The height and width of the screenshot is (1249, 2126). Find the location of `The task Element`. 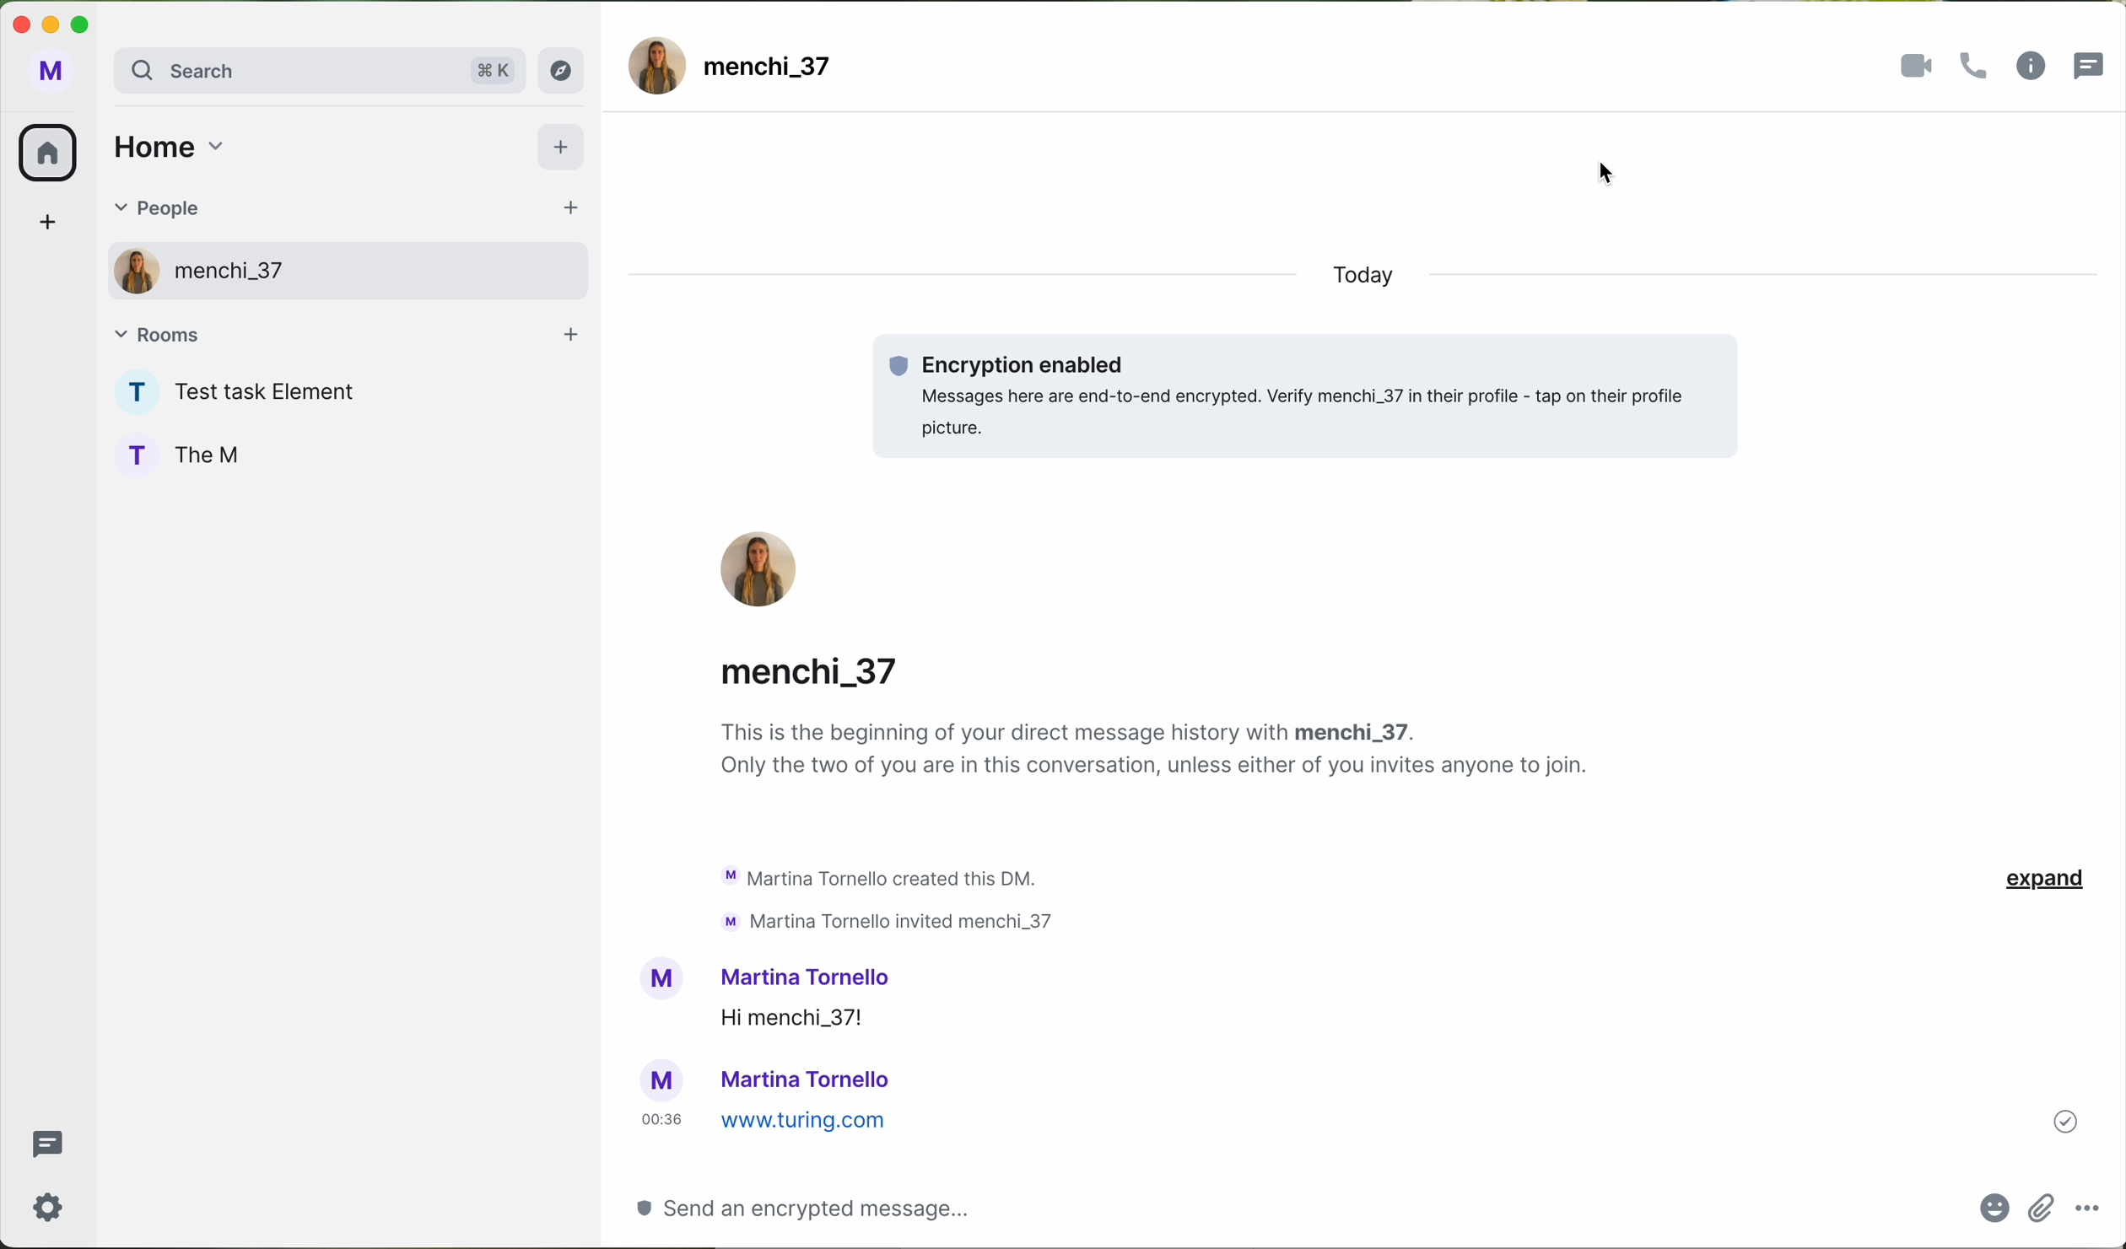

The task Element is located at coordinates (276, 394).